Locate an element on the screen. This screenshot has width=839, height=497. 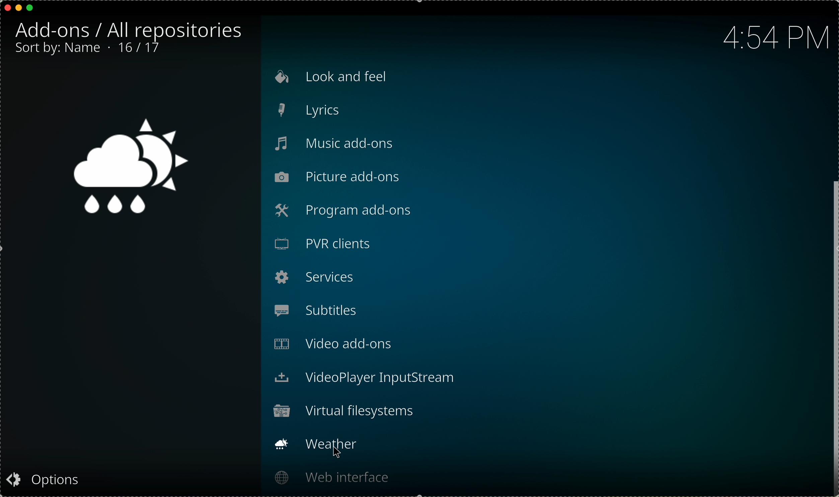
web interface is located at coordinates (330, 477).